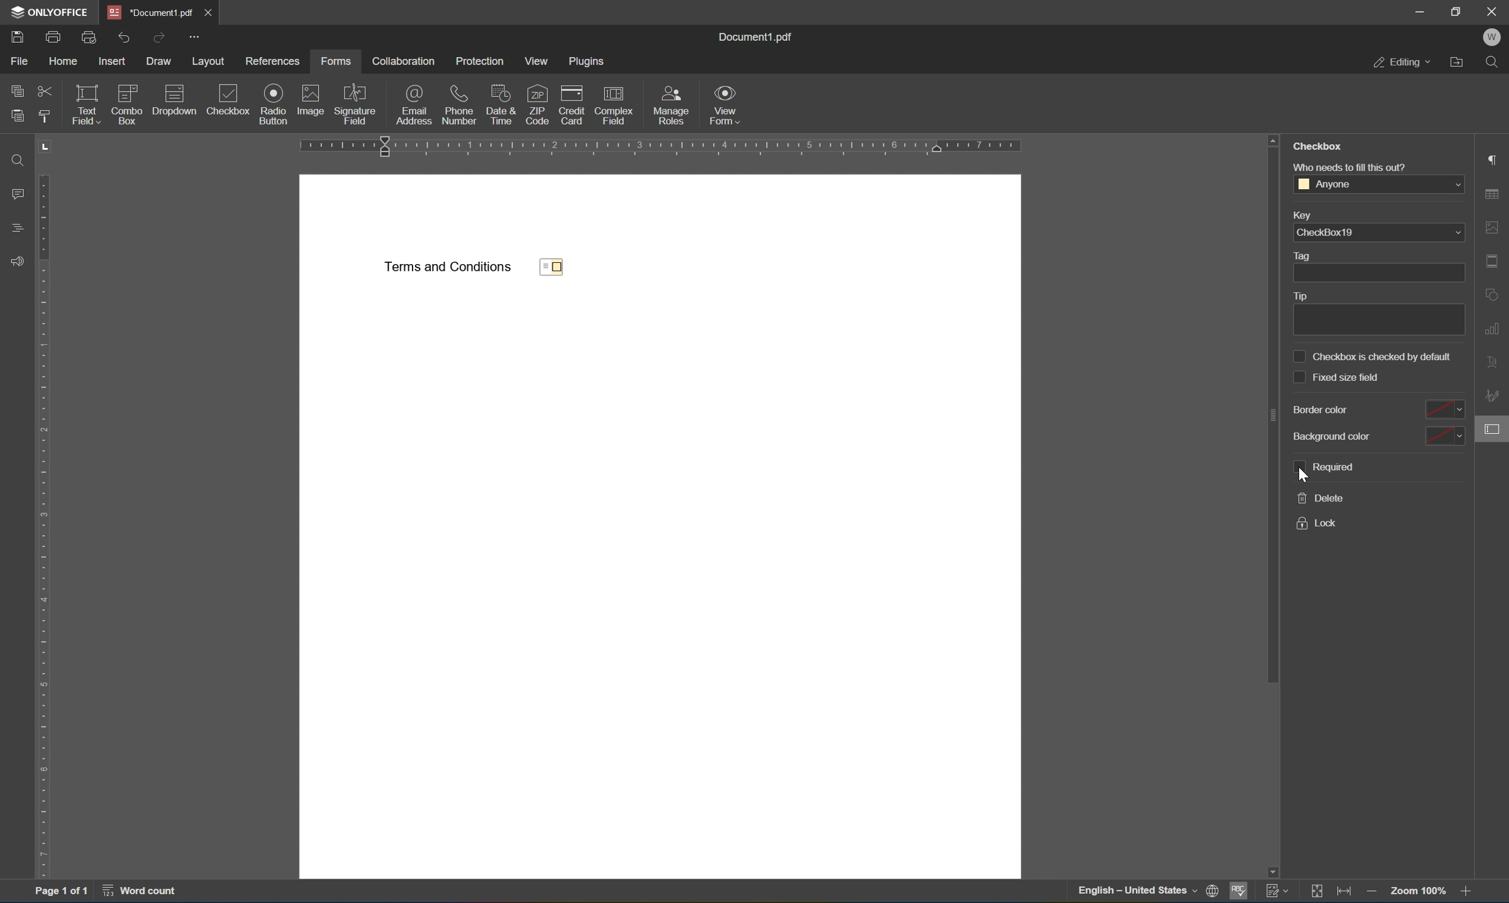  I want to click on header & footer settings, so click(1495, 263).